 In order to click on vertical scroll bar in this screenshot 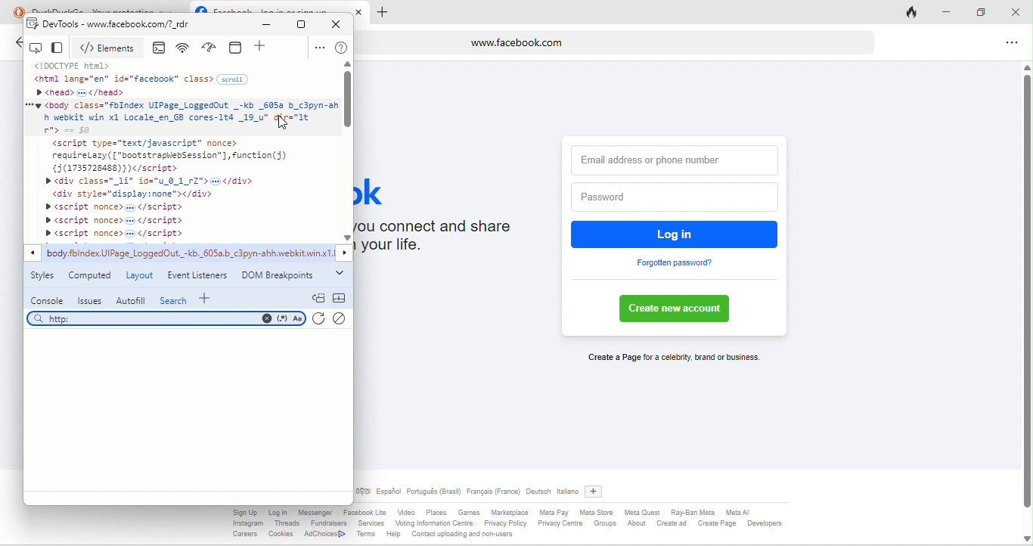, I will do `click(349, 101)`.